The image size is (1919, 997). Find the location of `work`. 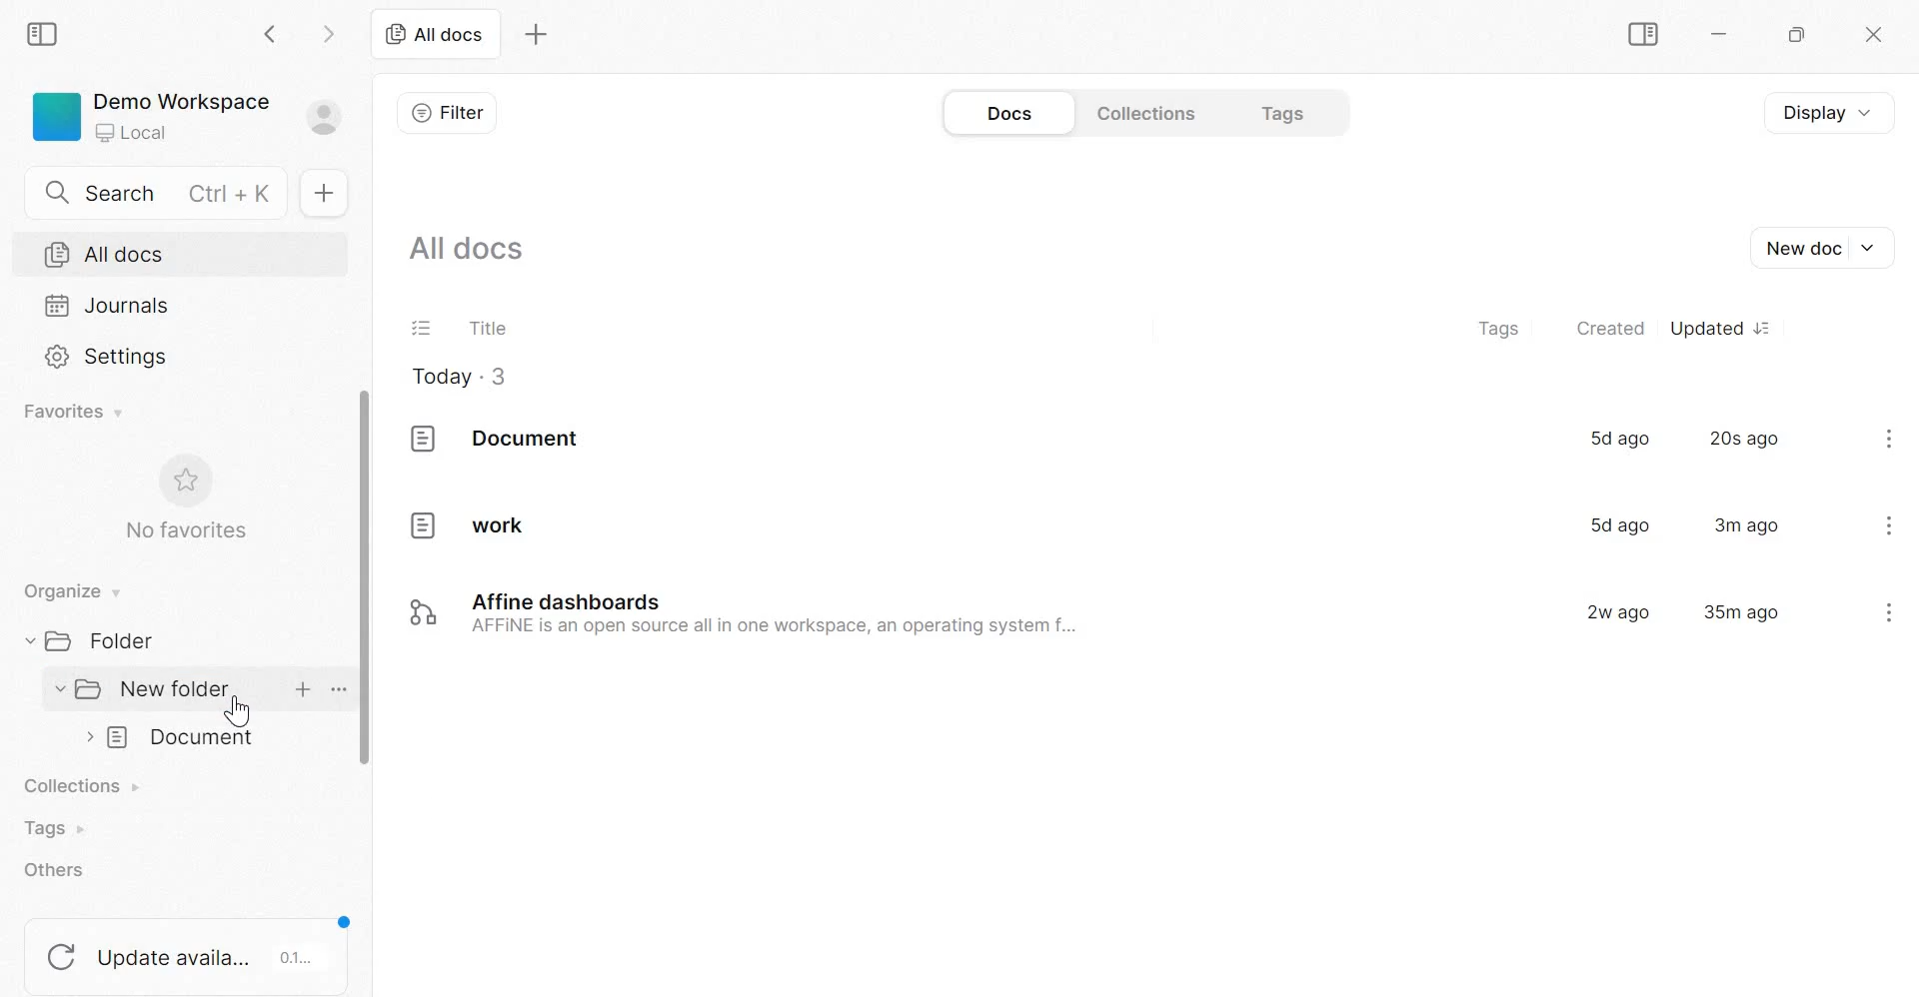

work is located at coordinates (459, 524).